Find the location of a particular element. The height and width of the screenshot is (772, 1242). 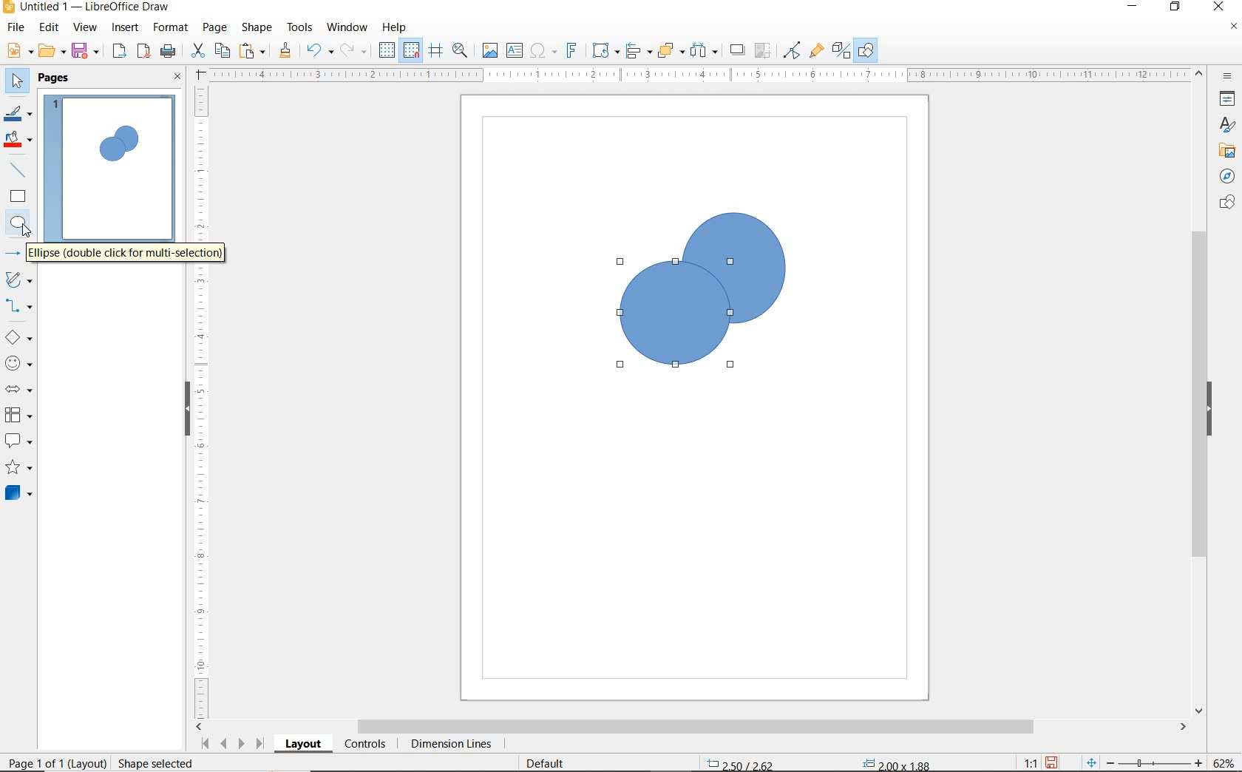

SHADOW is located at coordinates (738, 52).